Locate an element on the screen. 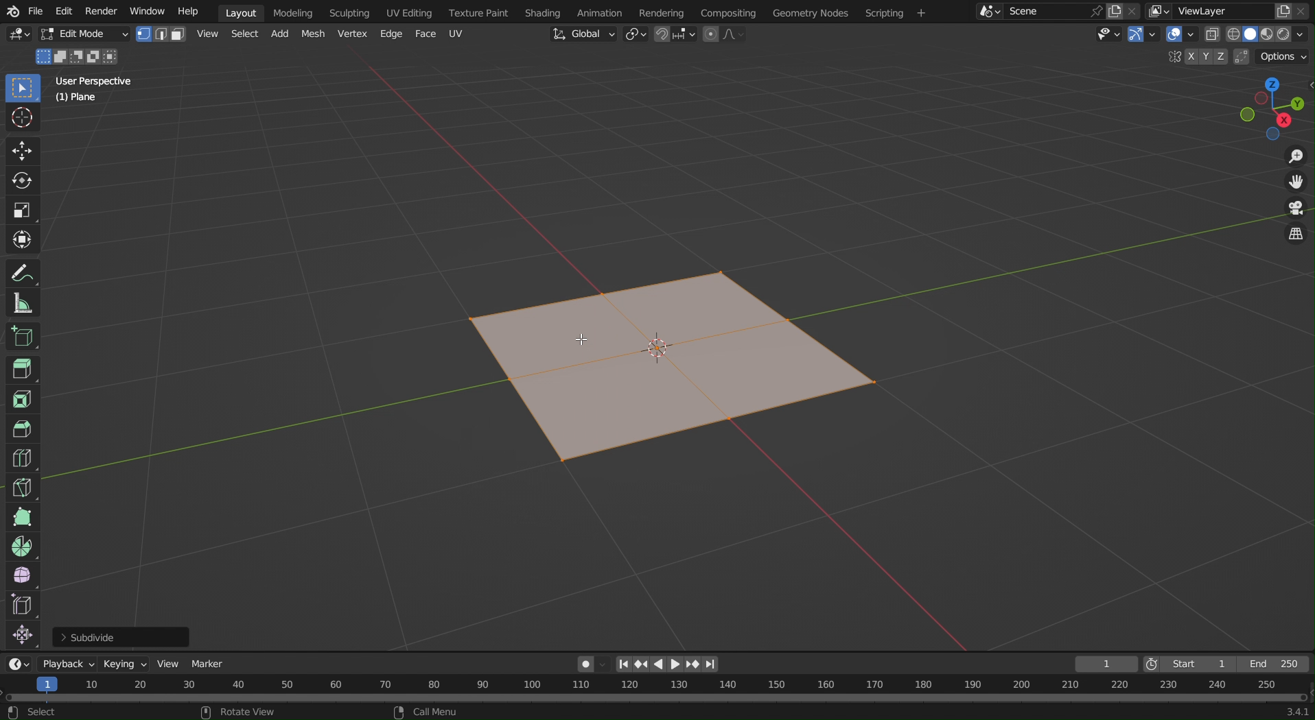 The width and height of the screenshot is (1315, 720). Keying is located at coordinates (126, 664).